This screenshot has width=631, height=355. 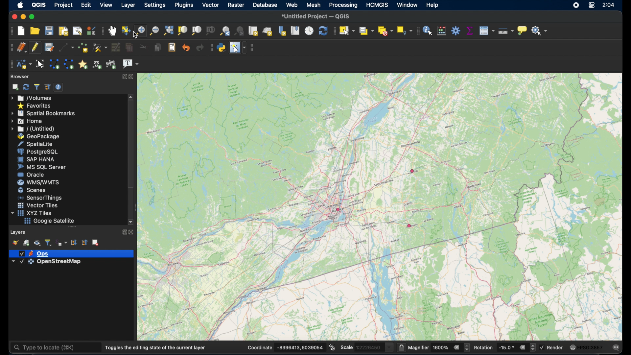 What do you see at coordinates (20, 5) in the screenshot?
I see `apple logo` at bounding box center [20, 5].